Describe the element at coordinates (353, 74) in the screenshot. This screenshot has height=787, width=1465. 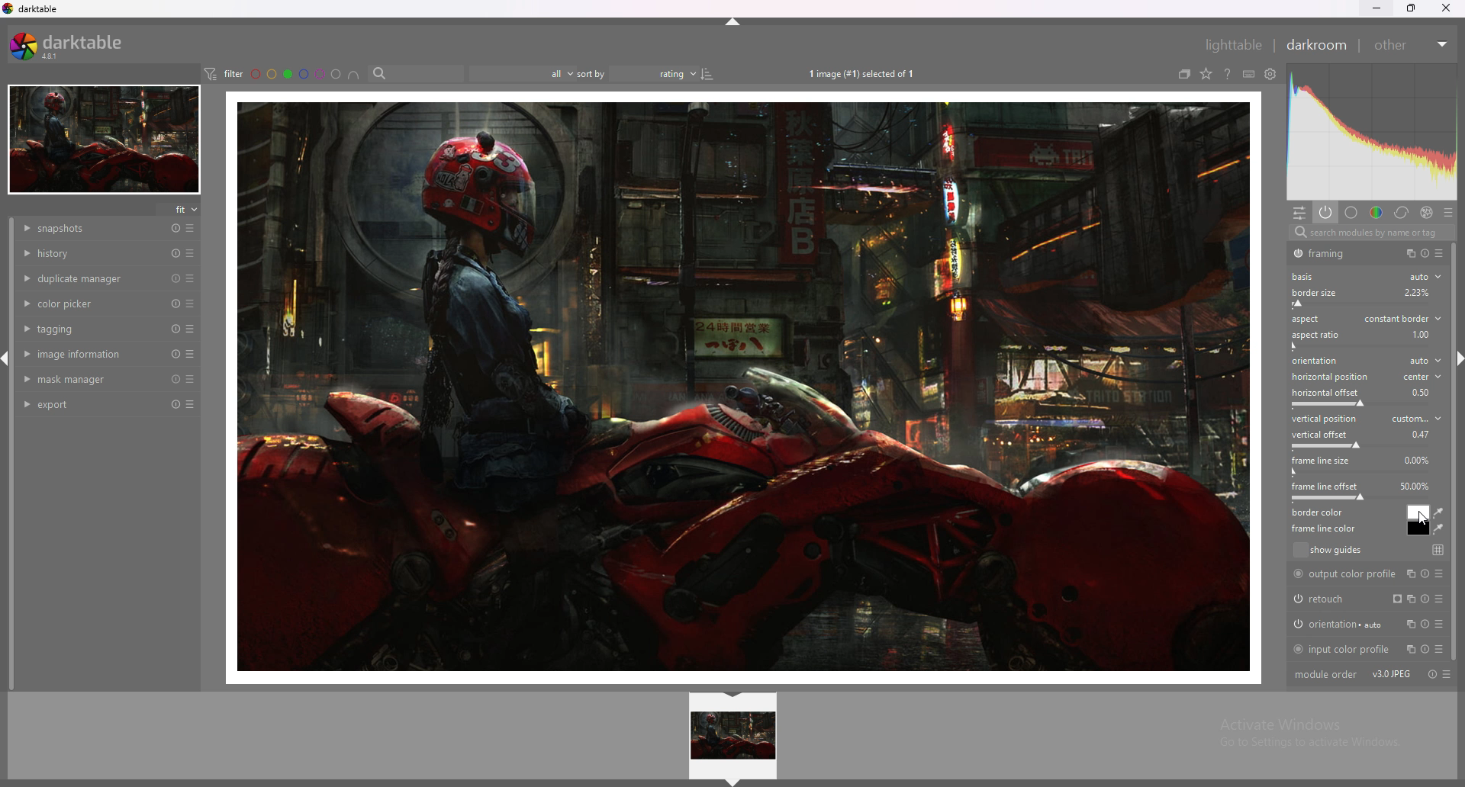
I see `images having all selected color labels` at that location.